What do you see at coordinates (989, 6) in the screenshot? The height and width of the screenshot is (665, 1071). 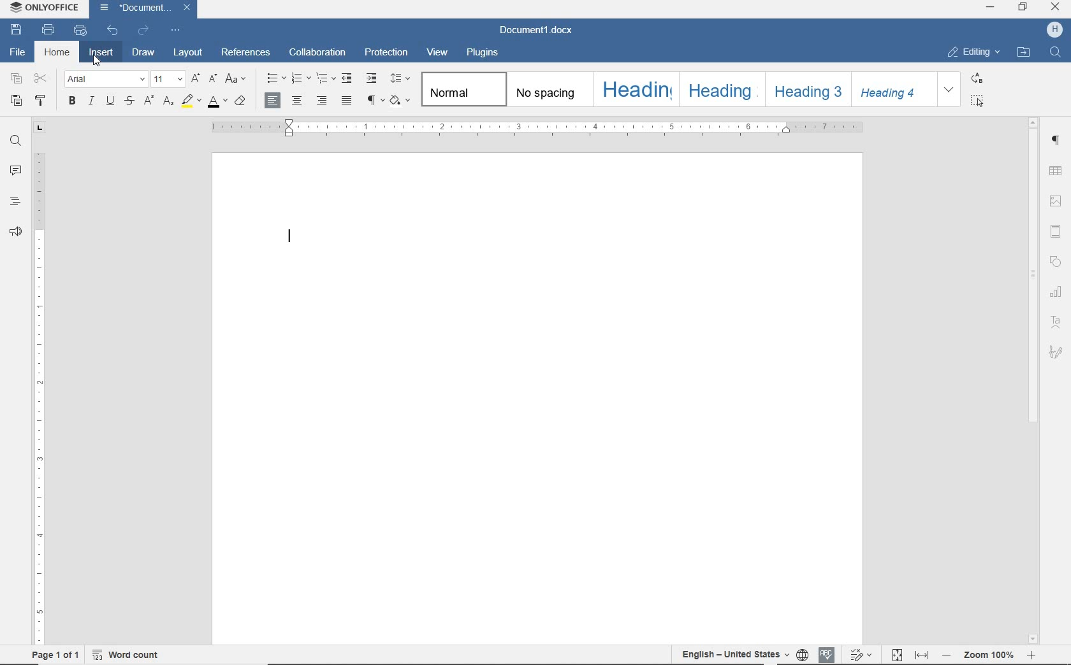 I see `minimize` at bounding box center [989, 6].